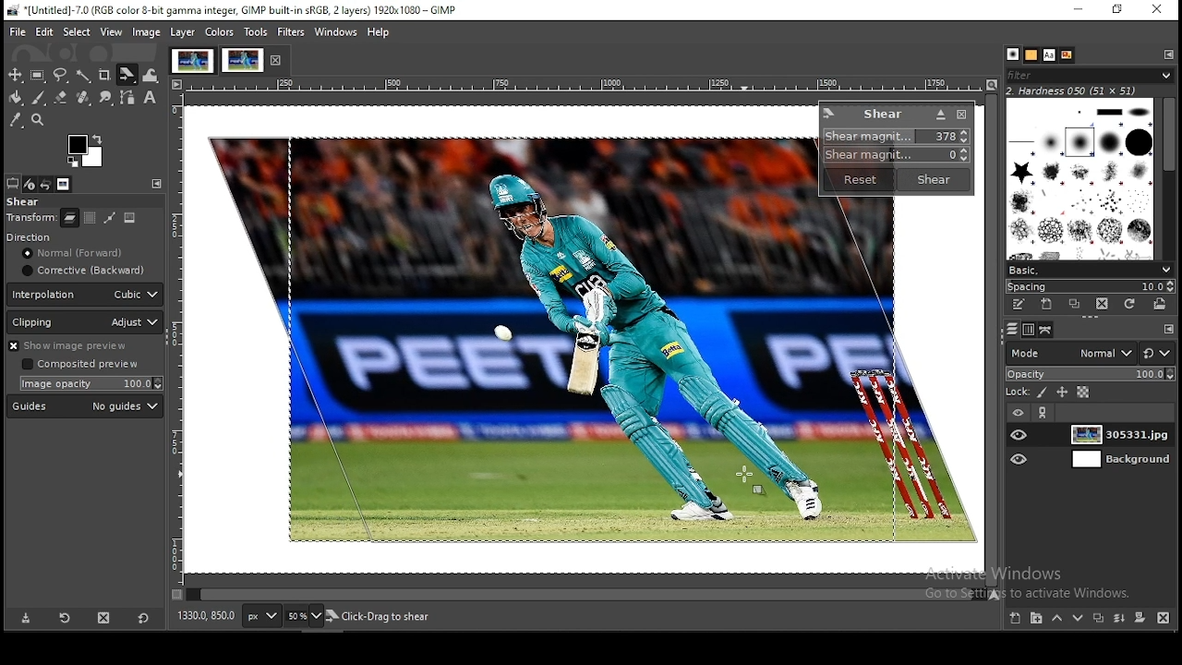  Describe the element at coordinates (1015, 619) in the screenshot. I see `new layer` at that location.